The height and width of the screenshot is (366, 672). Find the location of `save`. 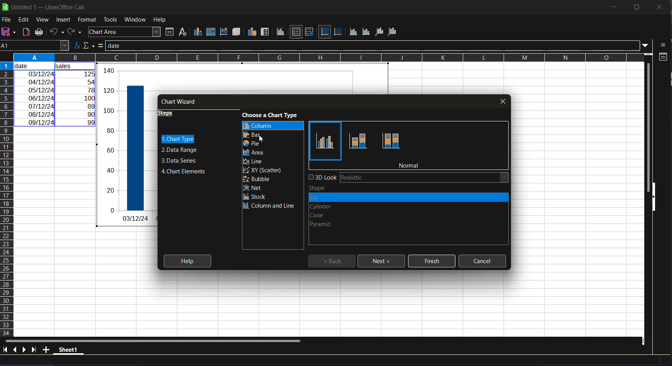

save is located at coordinates (10, 32).